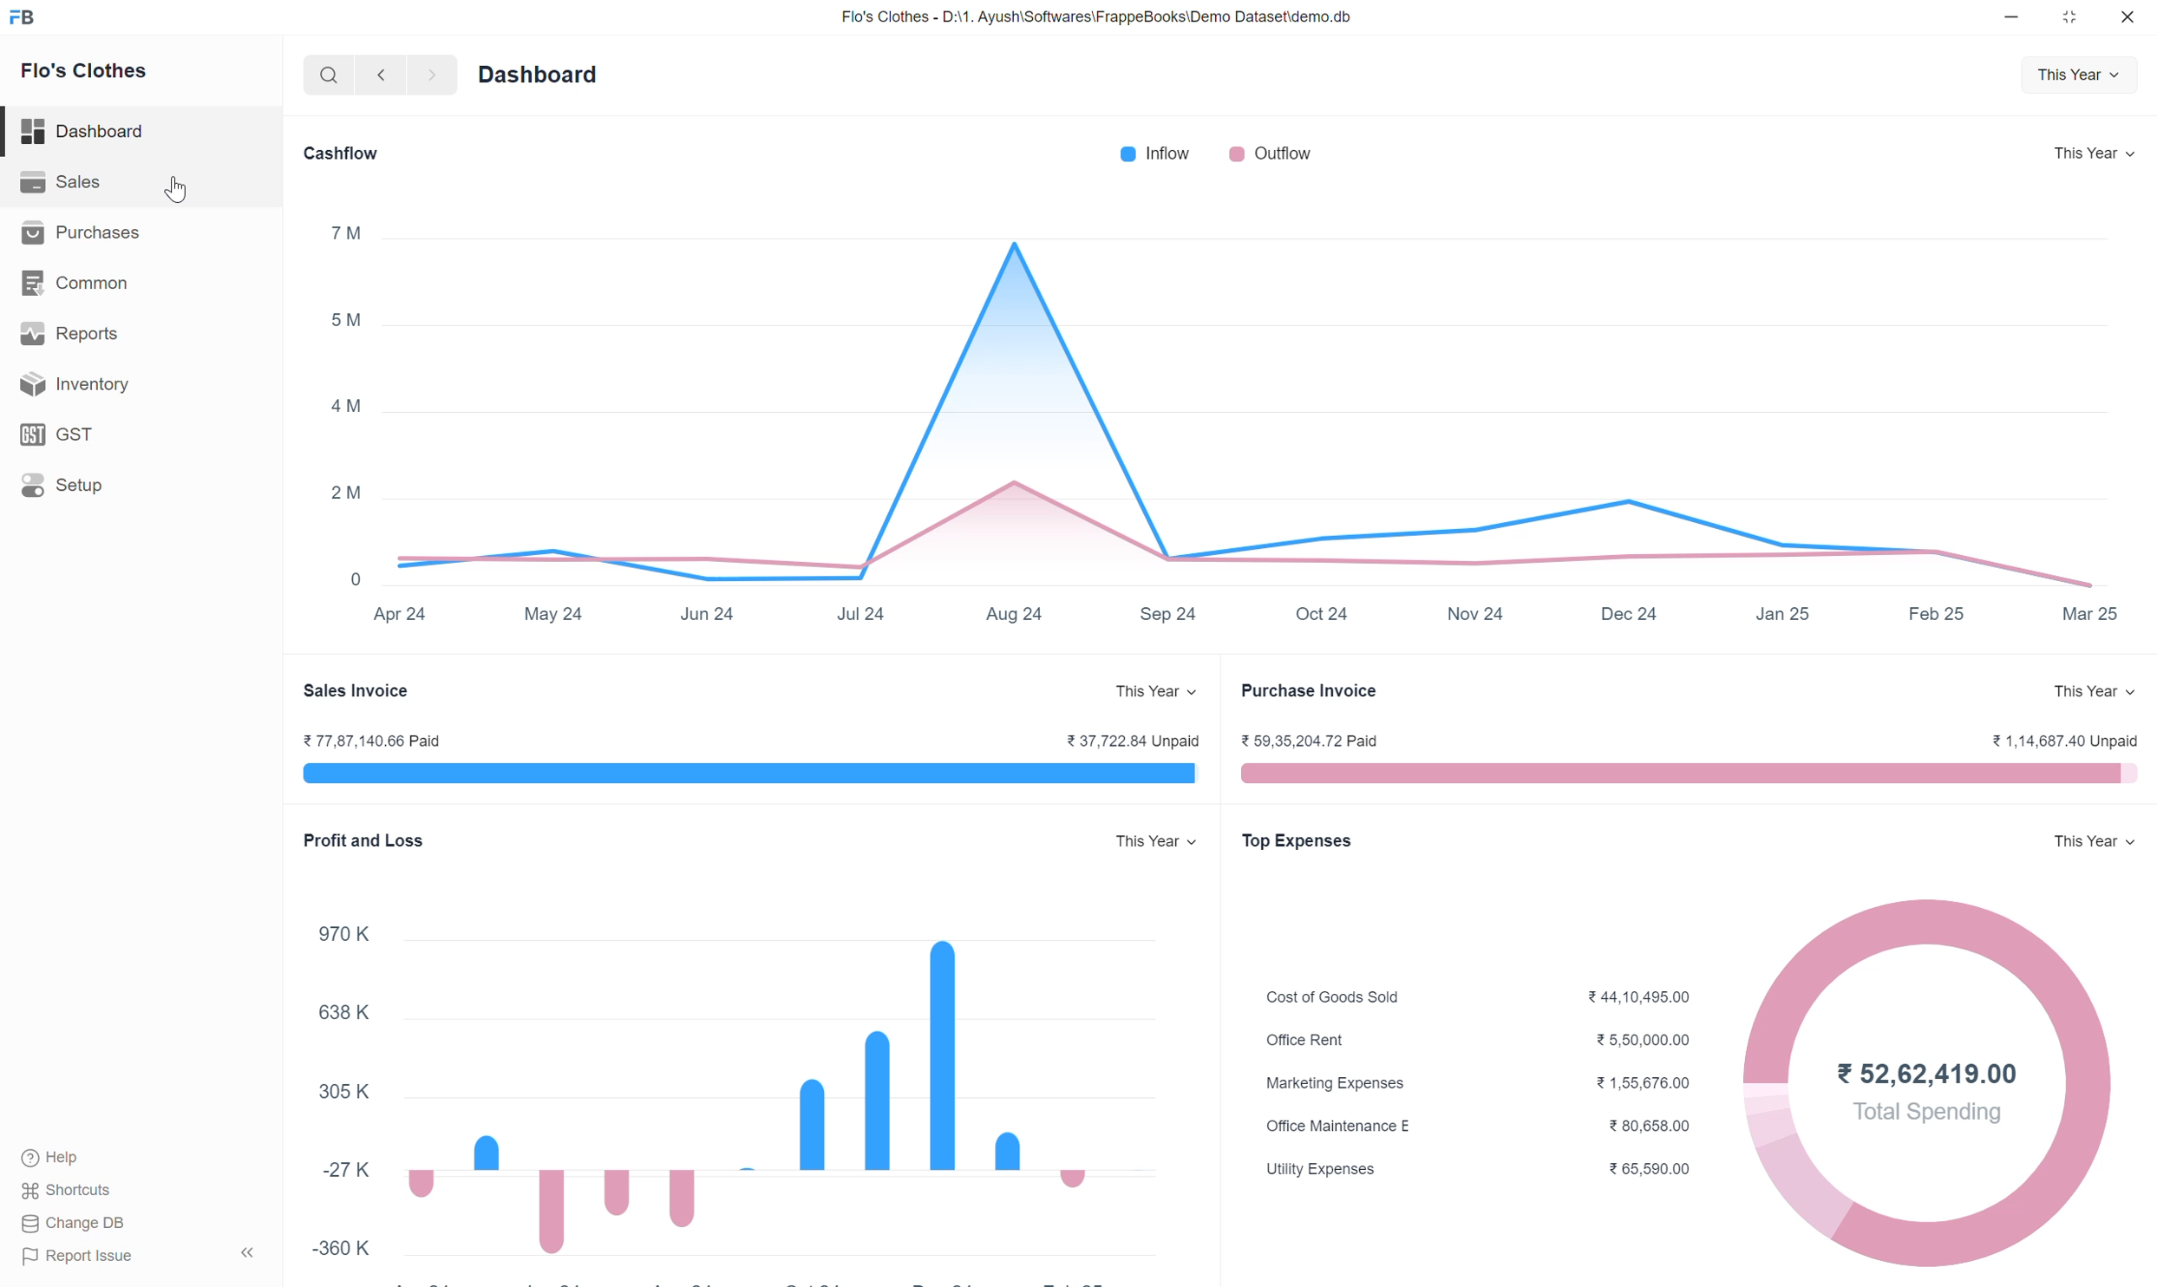 Image resolution: width=2157 pixels, height=1287 pixels. Describe the element at coordinates (427, 74) in the screenshot. I see `forward` at that location.